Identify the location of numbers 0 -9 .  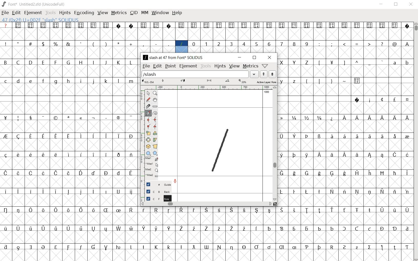
(252, 44).